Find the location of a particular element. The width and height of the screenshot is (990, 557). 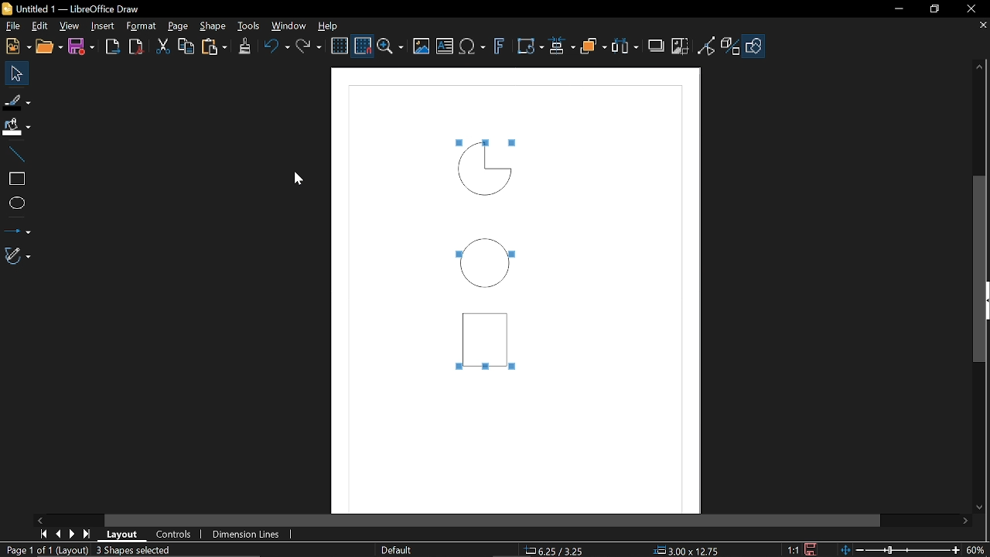

slide Master name is located at coordinates (398, 549).